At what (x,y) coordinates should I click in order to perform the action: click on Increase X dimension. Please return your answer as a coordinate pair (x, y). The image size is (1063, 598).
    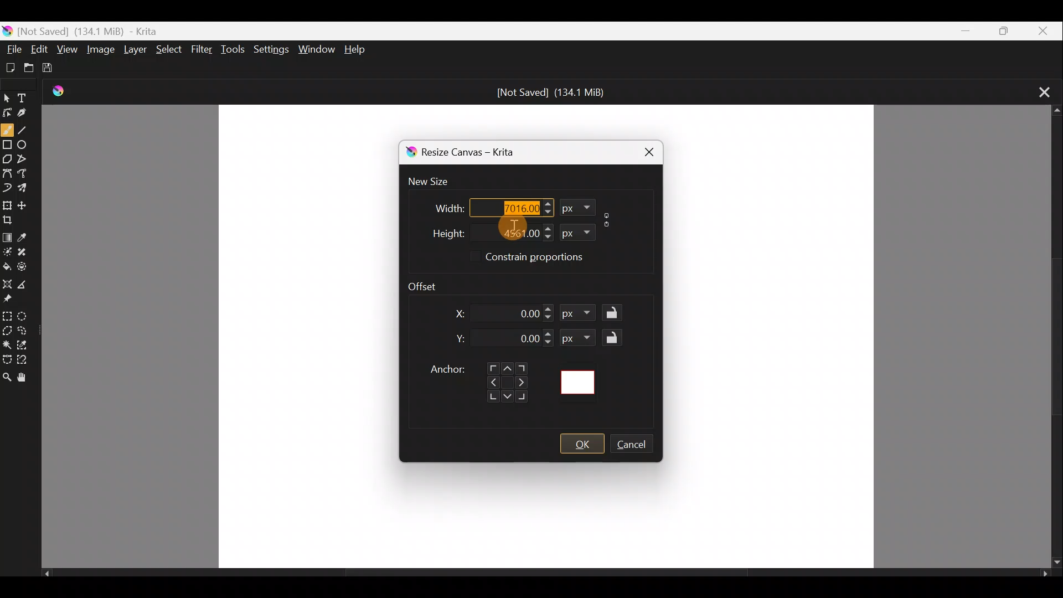
    Looking at the image, I should click on (549, 307).